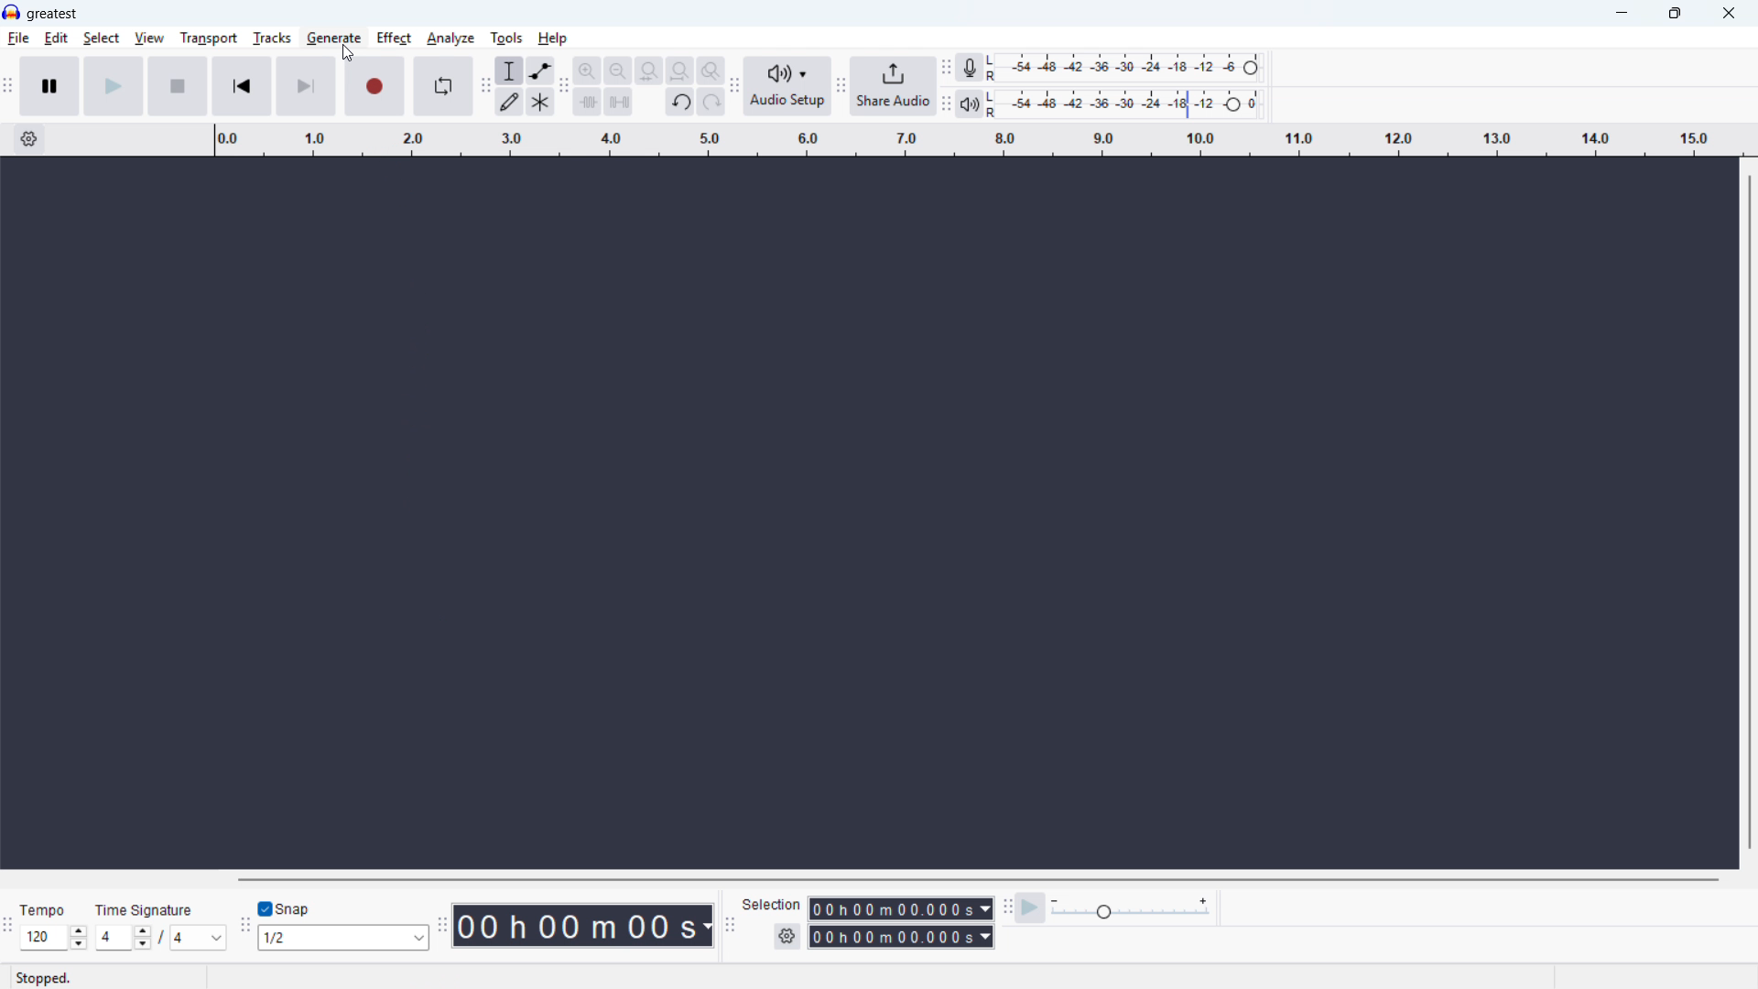 The width and height of the screenshot is (1758, 989). I want to click on tempo, so click(47, 910).